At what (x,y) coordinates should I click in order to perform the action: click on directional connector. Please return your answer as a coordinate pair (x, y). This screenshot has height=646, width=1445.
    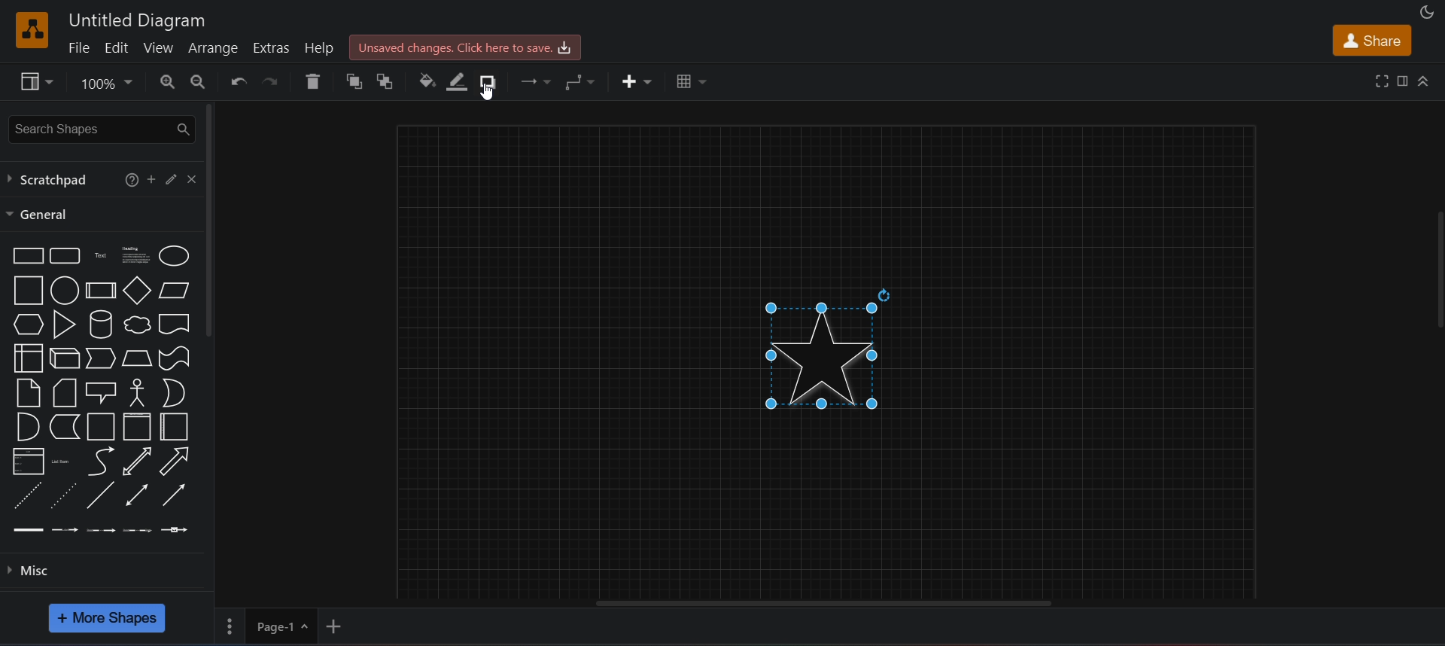
    Looking at the image, I should click on (172, 496).